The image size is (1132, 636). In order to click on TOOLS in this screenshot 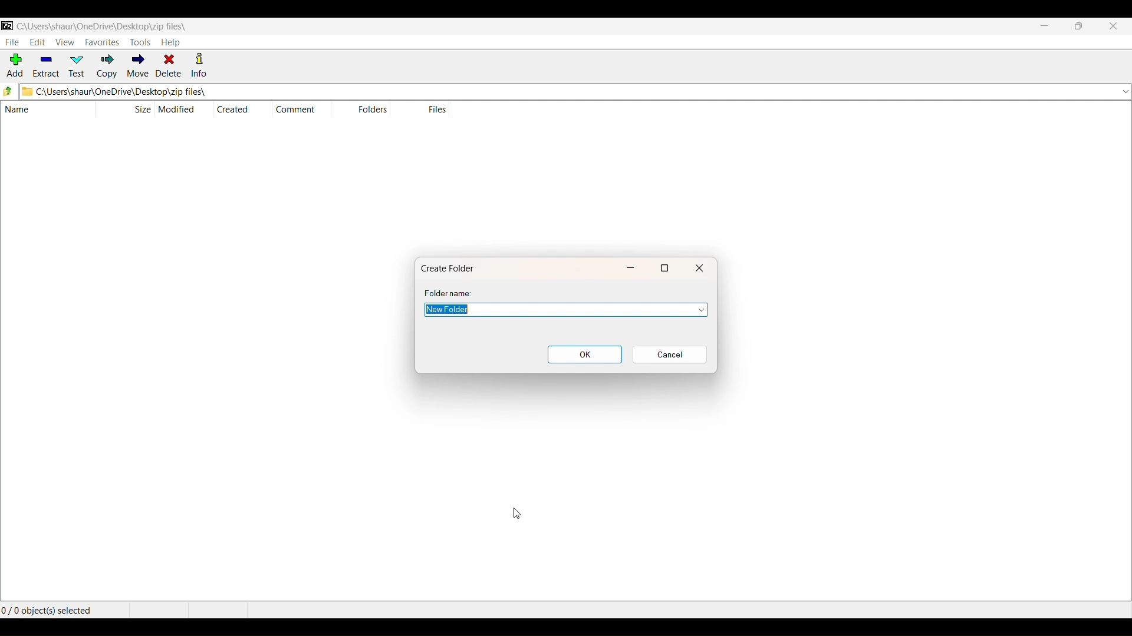, I will do `click(140, 42)`.